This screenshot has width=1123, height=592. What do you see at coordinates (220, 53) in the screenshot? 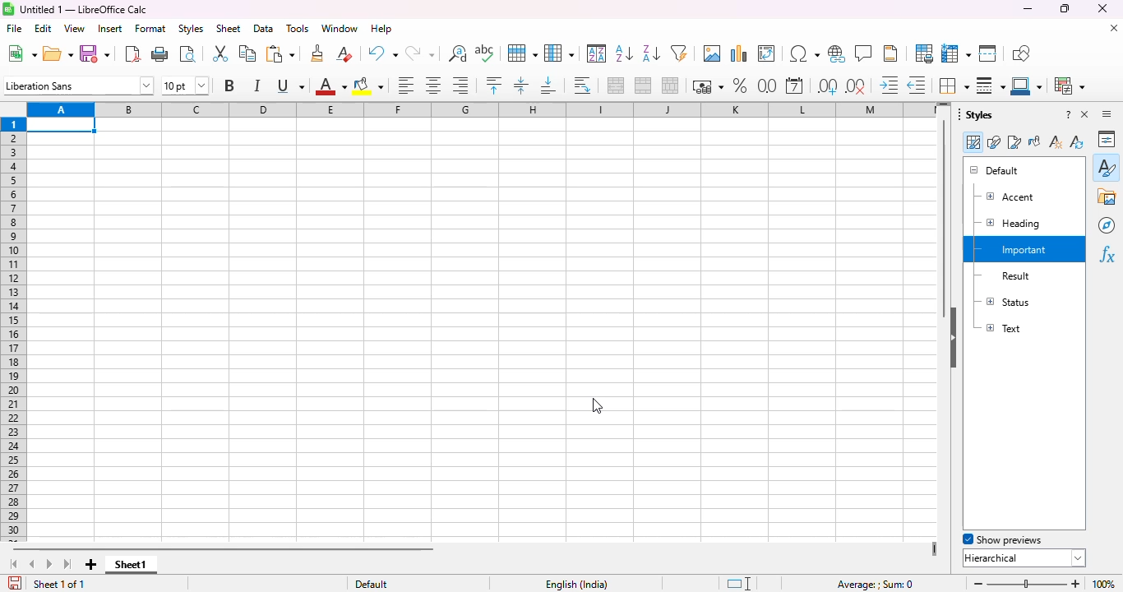
I see `cut` at bounding box center [220, 53].